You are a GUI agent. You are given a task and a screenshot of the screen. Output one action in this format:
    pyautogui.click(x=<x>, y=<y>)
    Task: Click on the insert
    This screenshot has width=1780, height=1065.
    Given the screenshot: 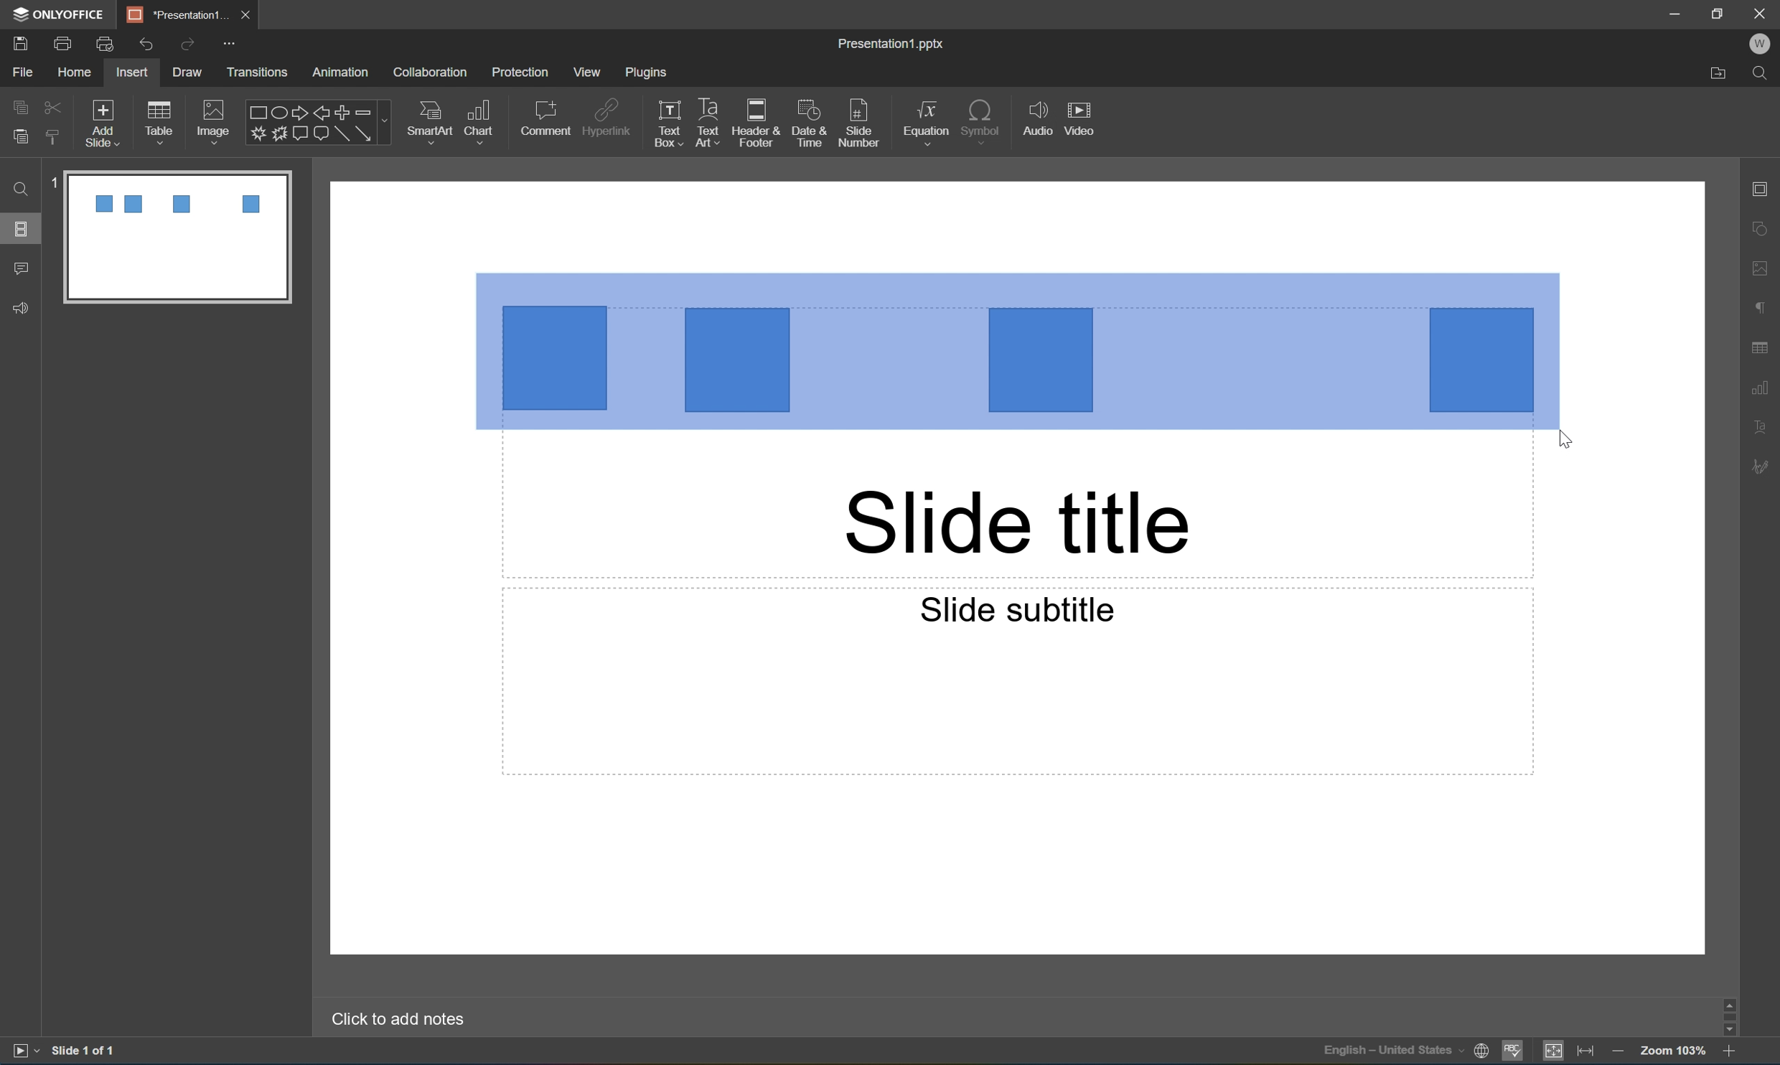 What is the action you would take?
    pyautogui.click(x=133, y=72)
    